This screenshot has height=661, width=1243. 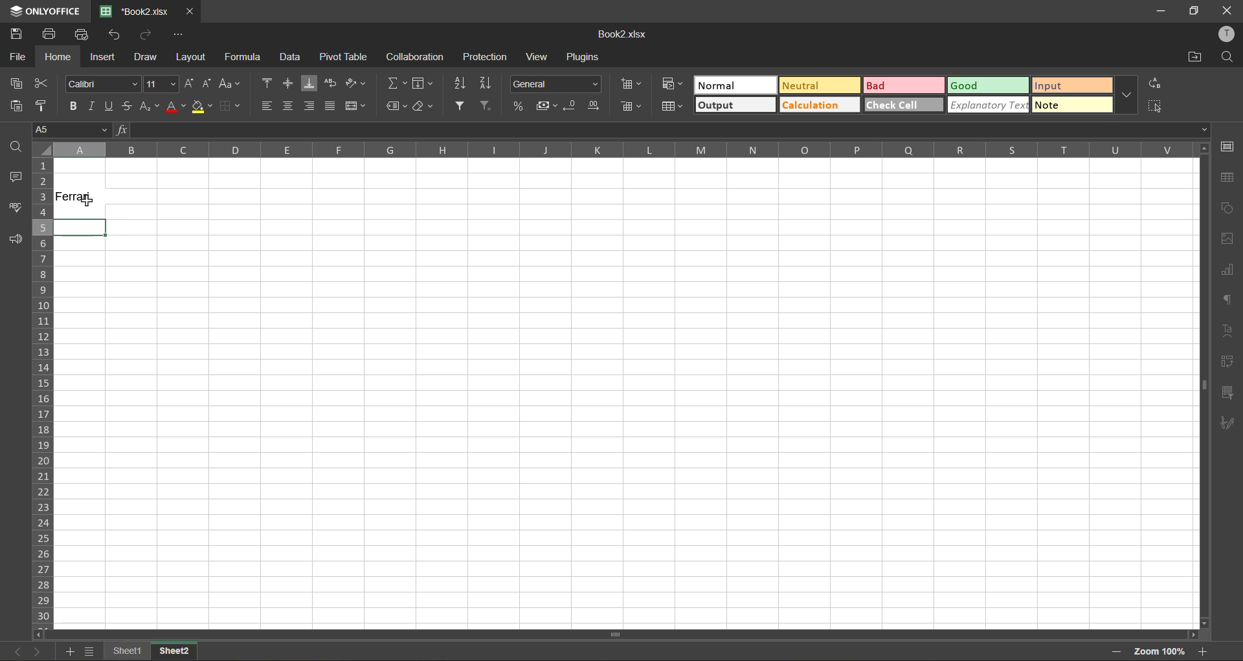 I want to click on Sheet 2, so click(x=182, y=652).